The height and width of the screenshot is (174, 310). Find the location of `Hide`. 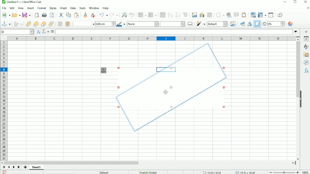

Hide is located at coordinates (301, 99).